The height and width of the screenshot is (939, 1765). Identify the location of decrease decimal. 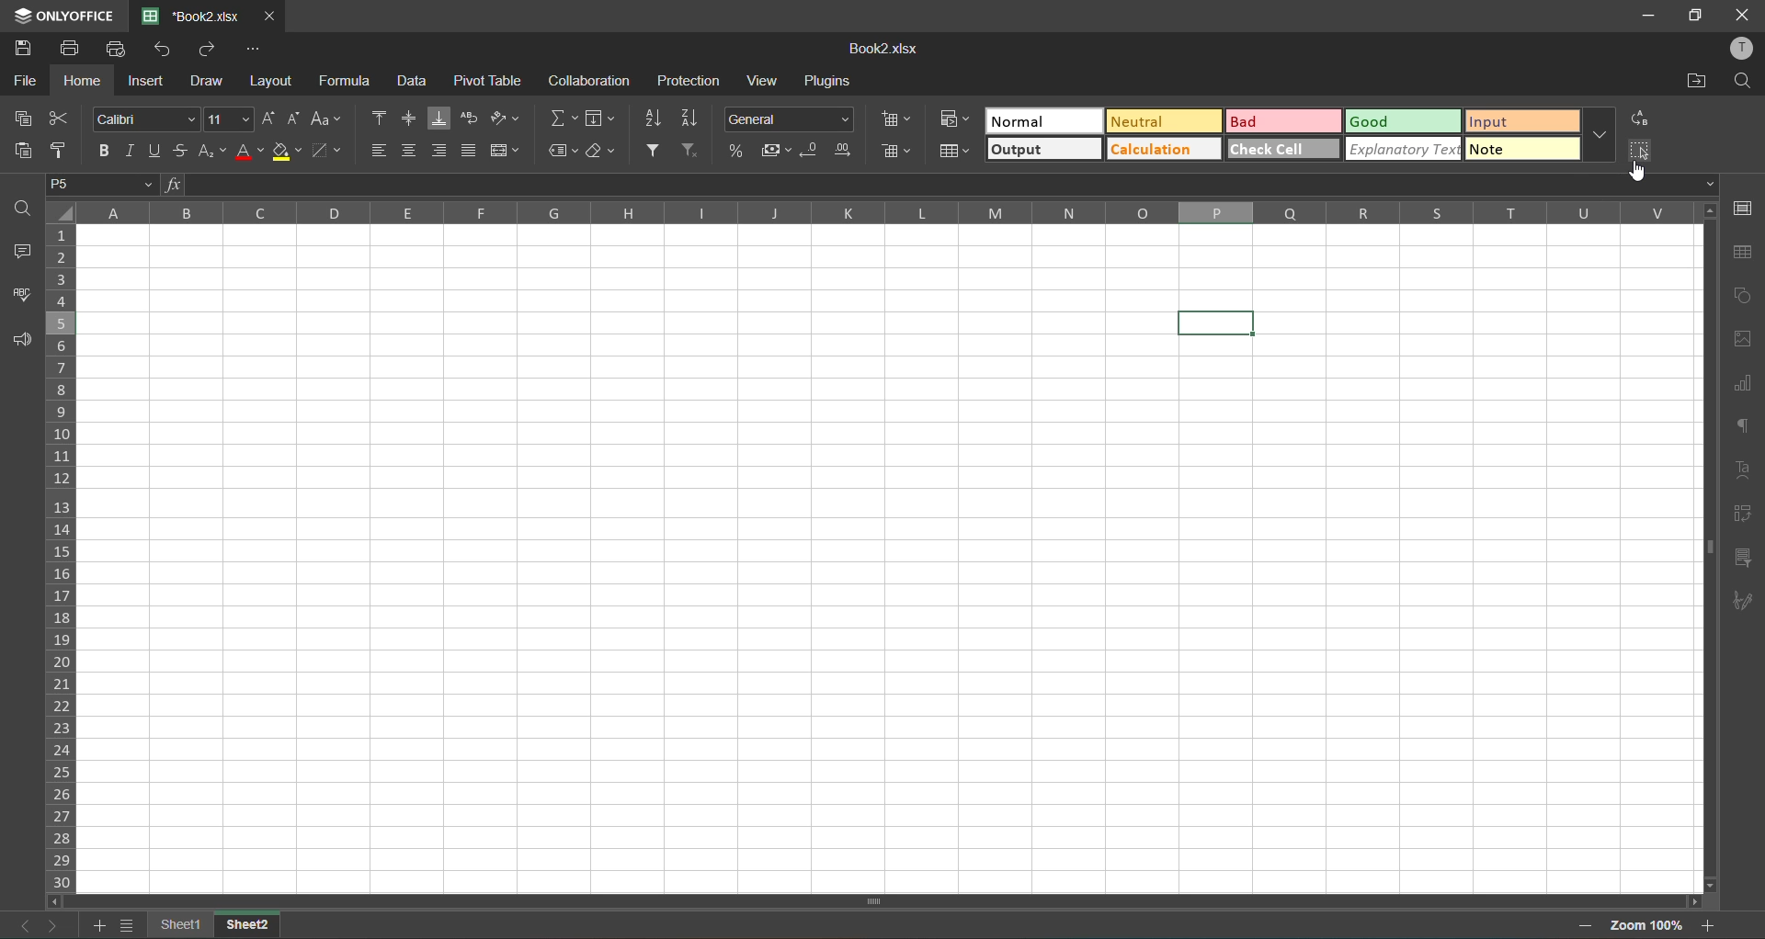
(813, 153).